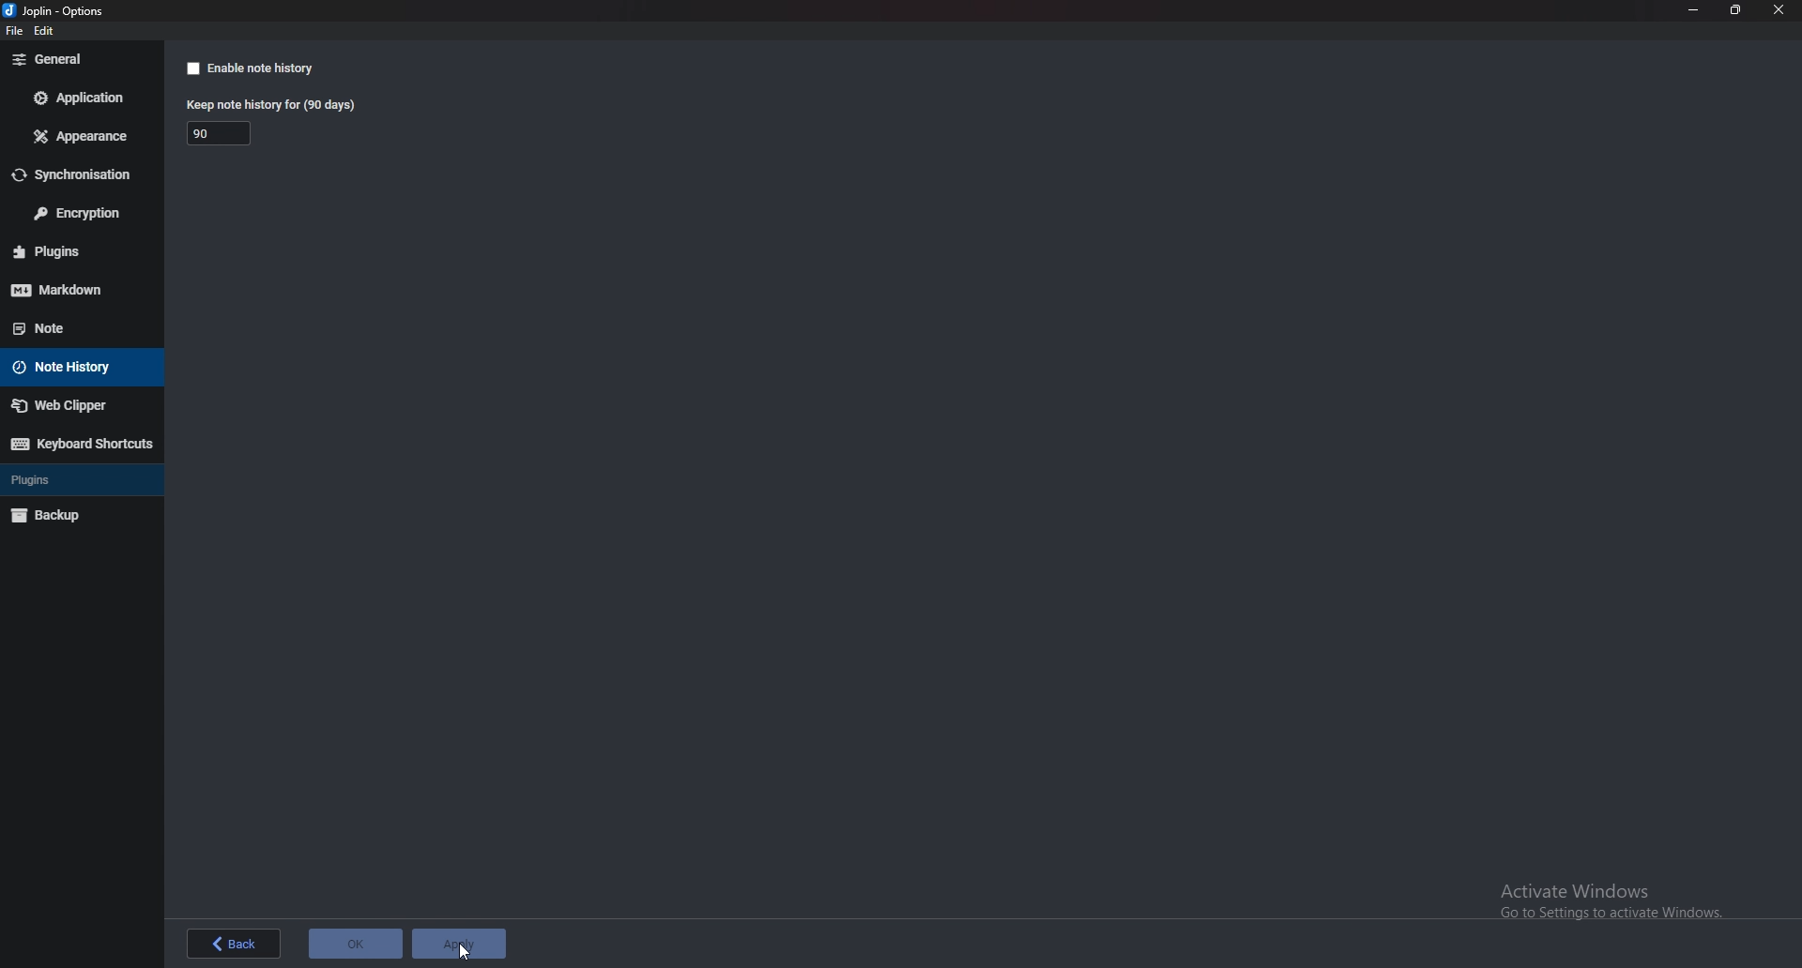 This screenshot has height=968, width=1802. Describe the element at coordinates (80, 406) in the screenshot. I see `Web Clipper` at that location.